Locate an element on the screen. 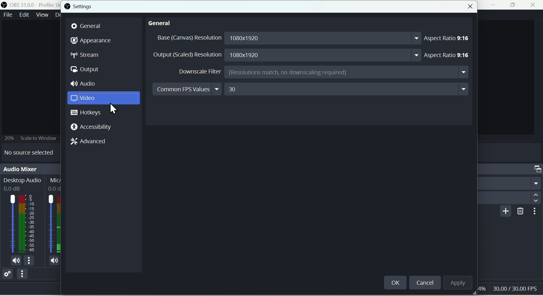 The image size is (543, 296). Apply is located at coordinates (456, 282).